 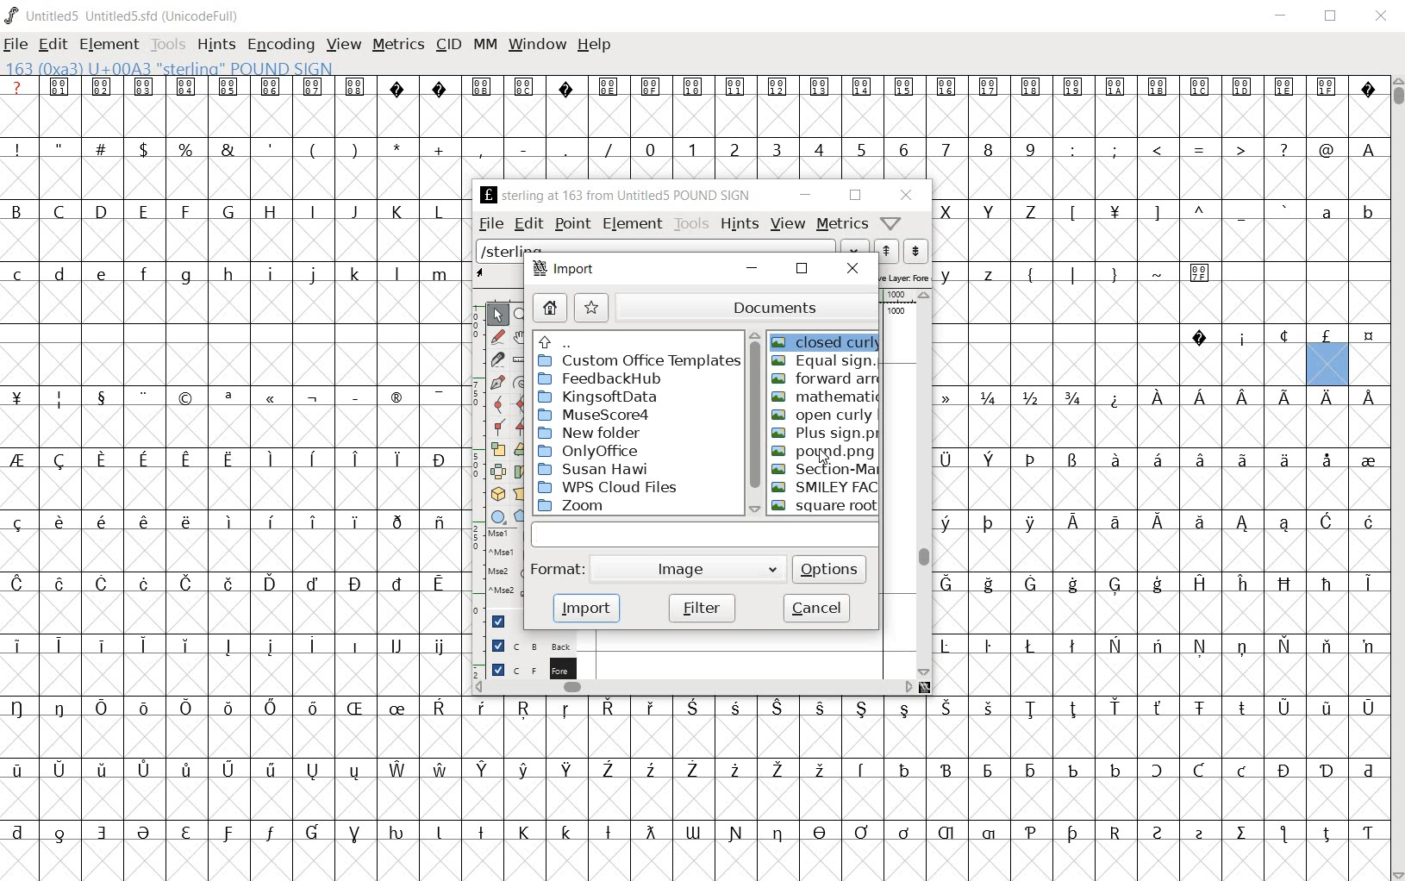 What do you see at coordinates (525, 832) in the screenshot?
I see `Symbol` at bounding box center [525, 832].